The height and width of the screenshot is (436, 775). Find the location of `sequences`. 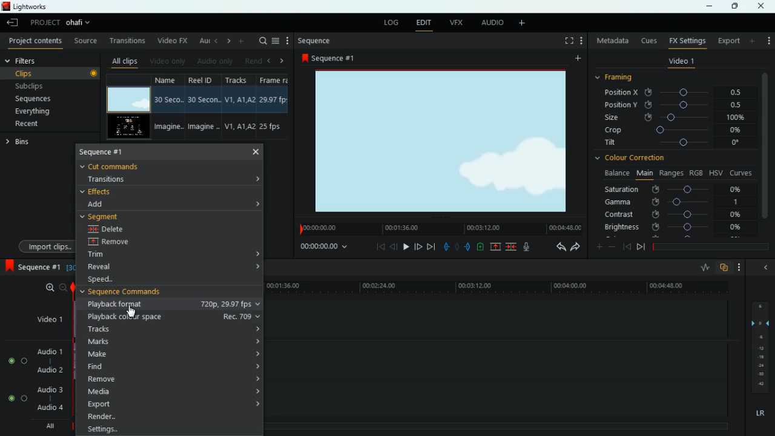

sequences is located at coordinates (42, 98).